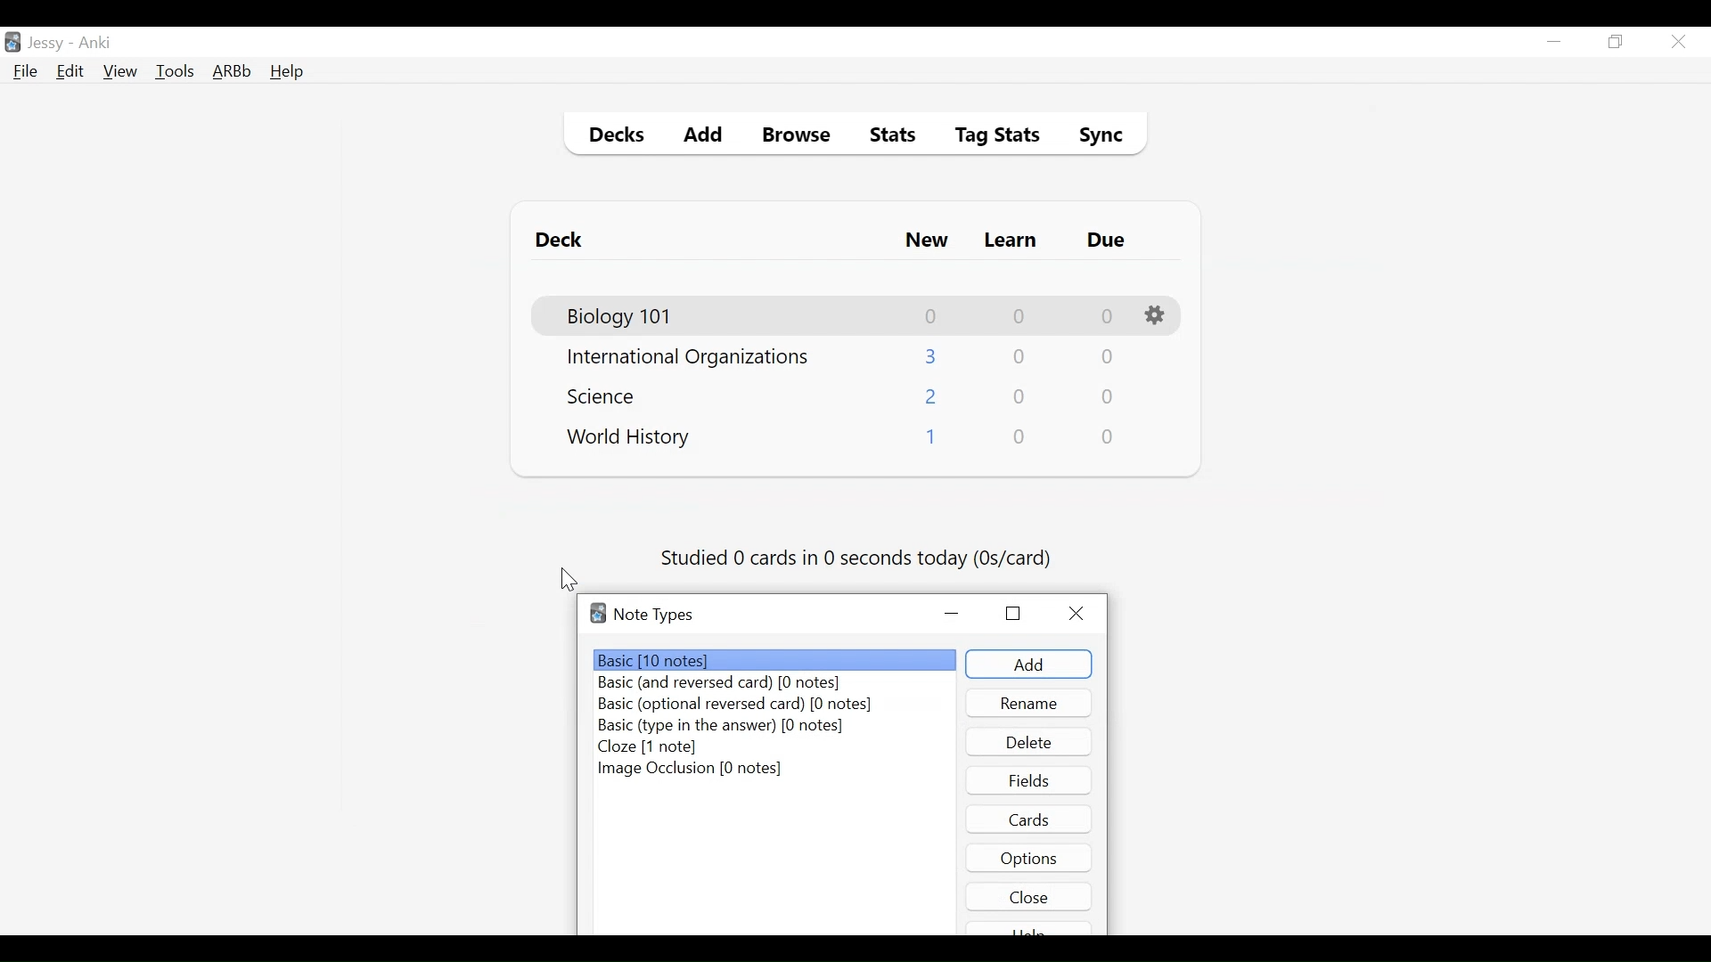 This screenshot has height=962, width=1711. Describe the element at coordinates (1031, 819) in the screenshot. I see `Cards` at that location.